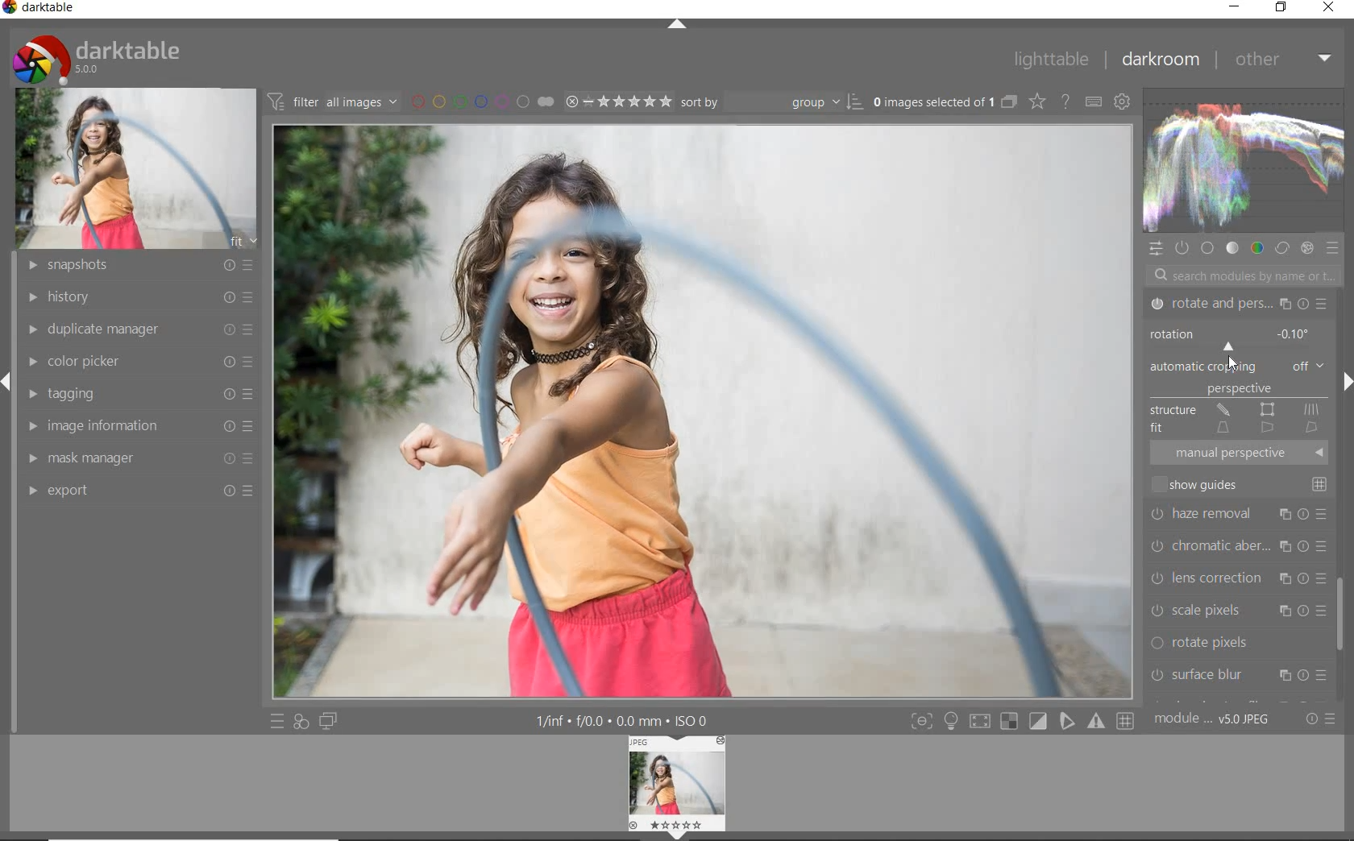 This screenshot has width=1354, height=841. Describe the element at coordinates (1009, 103) in the screenshot. I see `collapse grouped images` at that location.